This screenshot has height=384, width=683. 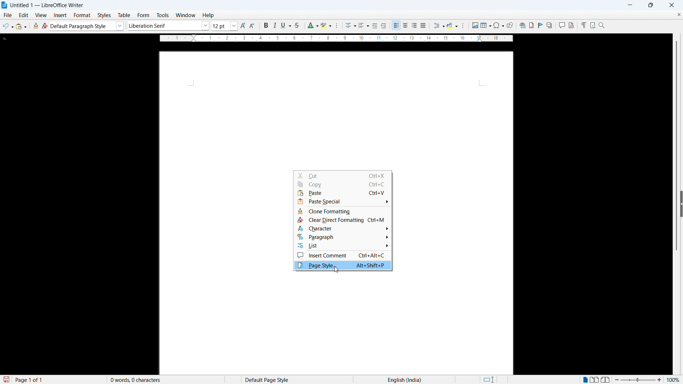 I want to click on Underline , so click(x=286, y=25).